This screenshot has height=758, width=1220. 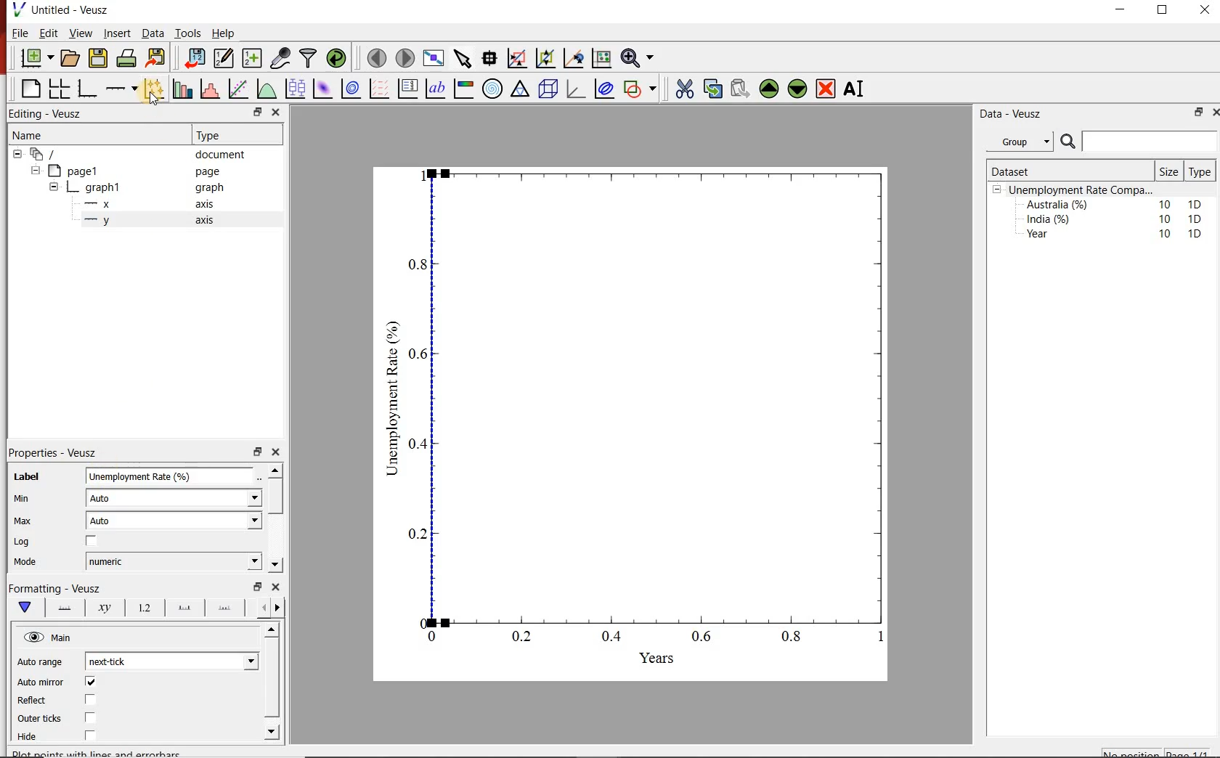 I want to click on minimise, so click(x=259, y=112).